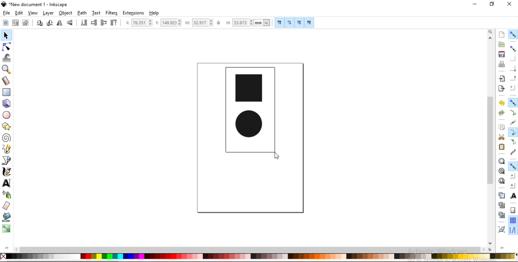 This screenshot has height=262, width=518. Describe the element at coordinates (509, 4) in the screenshot. I see `close` at that location.